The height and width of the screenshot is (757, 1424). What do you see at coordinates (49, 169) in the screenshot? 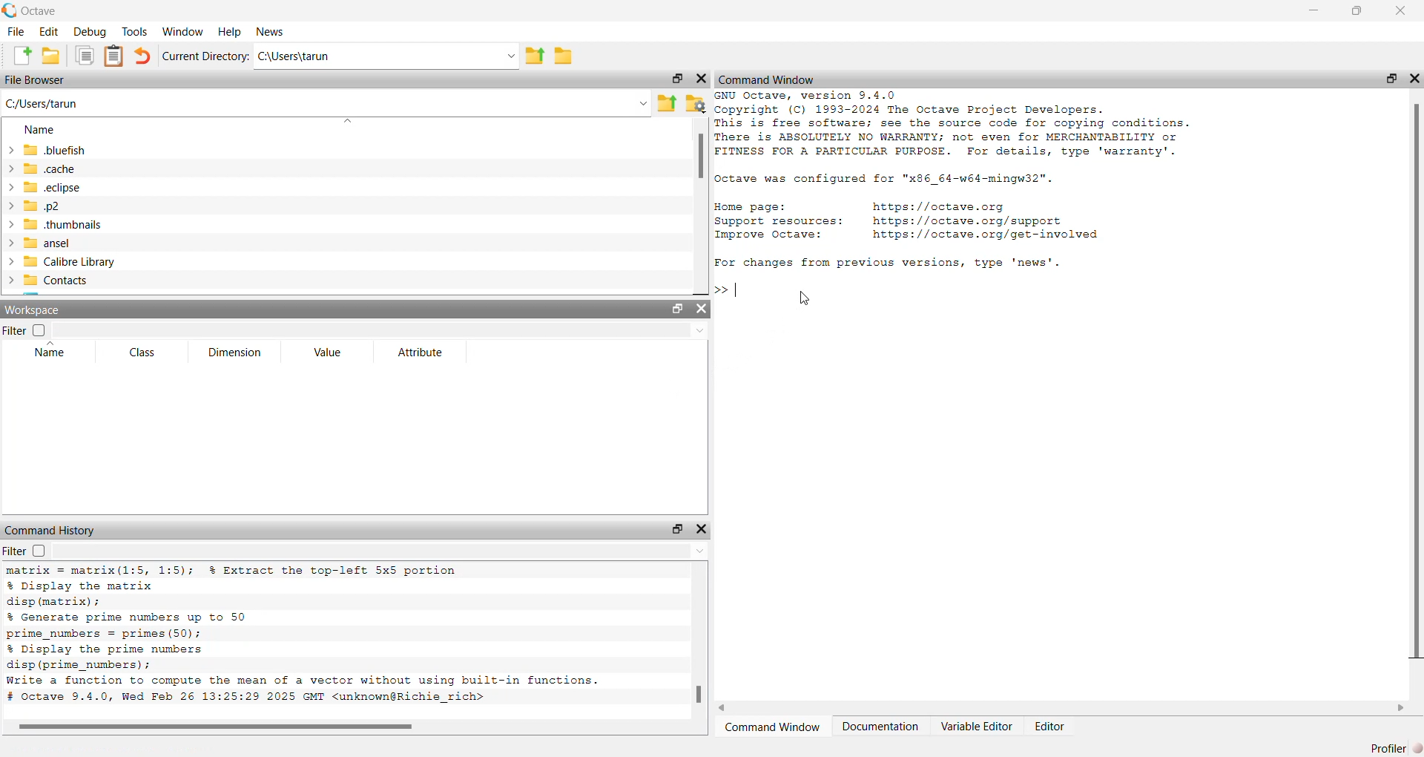
I see `.cache` at bounding box center [49, 169].